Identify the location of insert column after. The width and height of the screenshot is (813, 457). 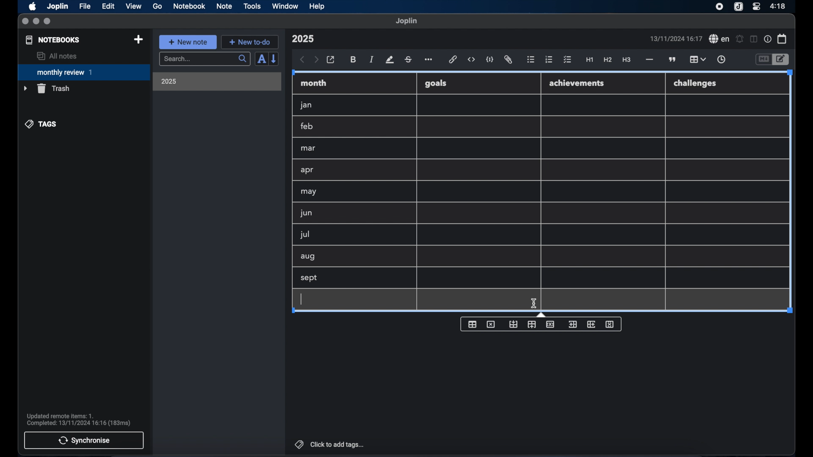
(532, 325).